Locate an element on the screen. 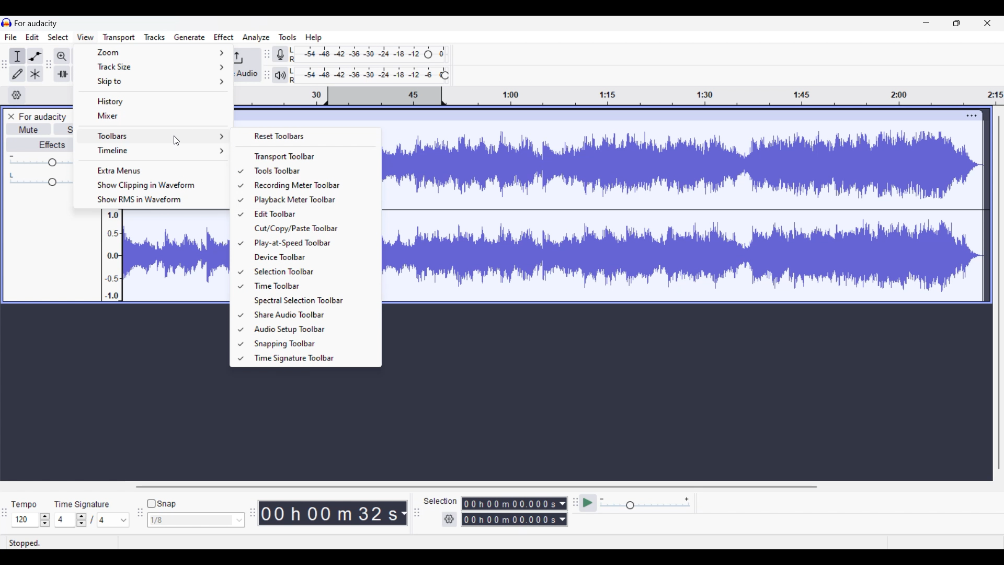 The height and width of the screenshot is (565, 1004). Multi-tool is located at coordinates (35, 74).